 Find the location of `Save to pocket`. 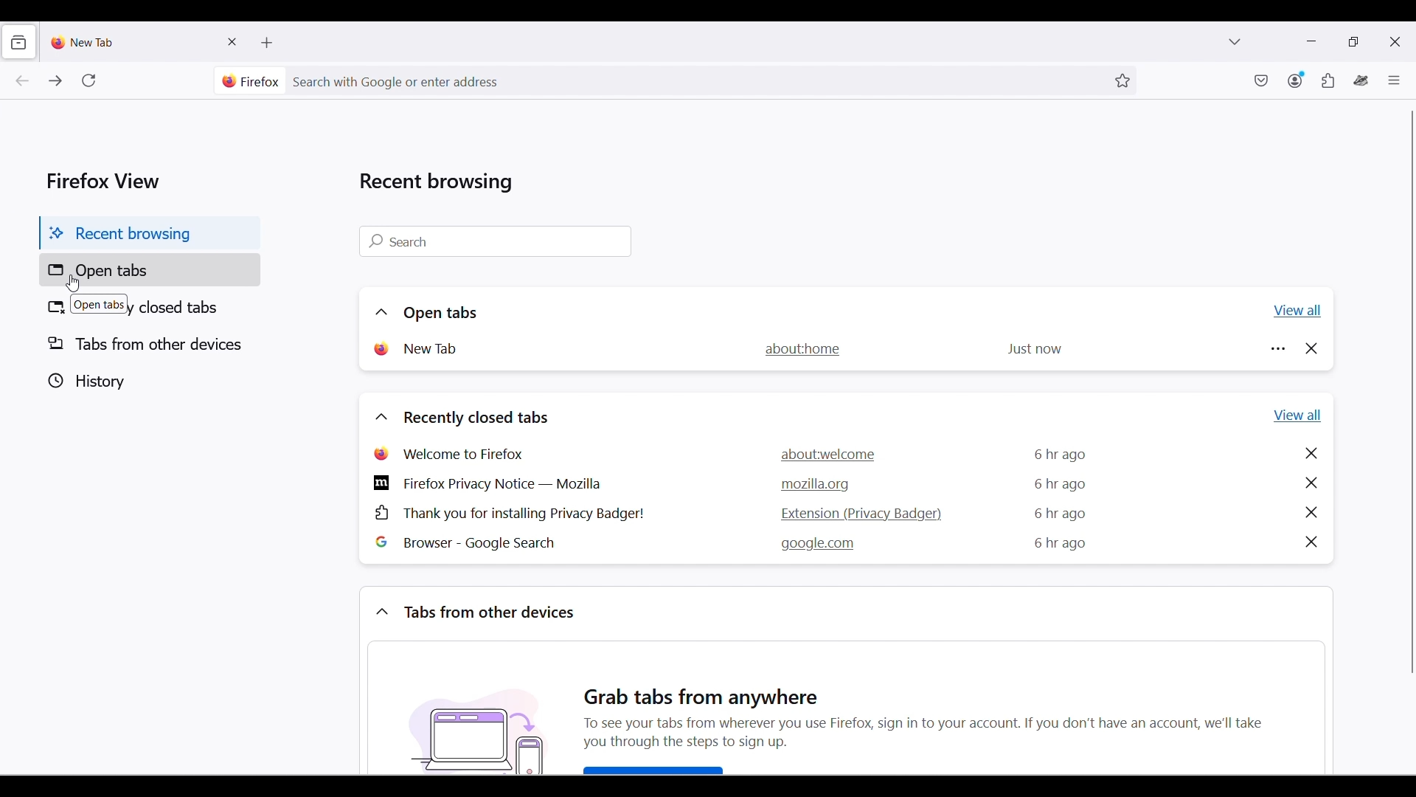

Save to pocket is located at coordinates (1262, 80).